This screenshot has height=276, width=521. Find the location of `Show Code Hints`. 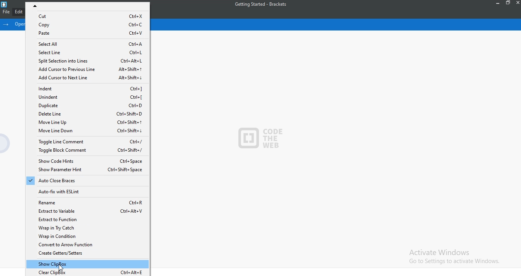

Show Code Hints is located at coordinates (85, 162).